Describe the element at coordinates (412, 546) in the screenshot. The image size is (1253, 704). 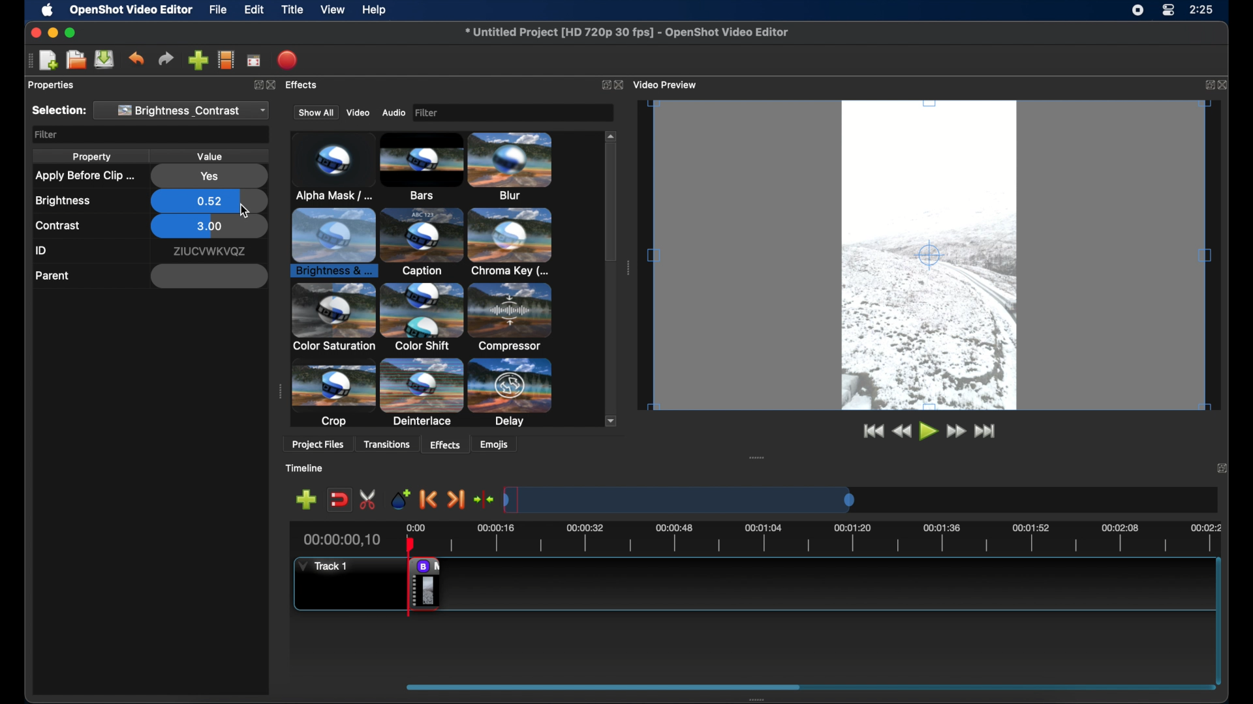
I see `head` at that location.